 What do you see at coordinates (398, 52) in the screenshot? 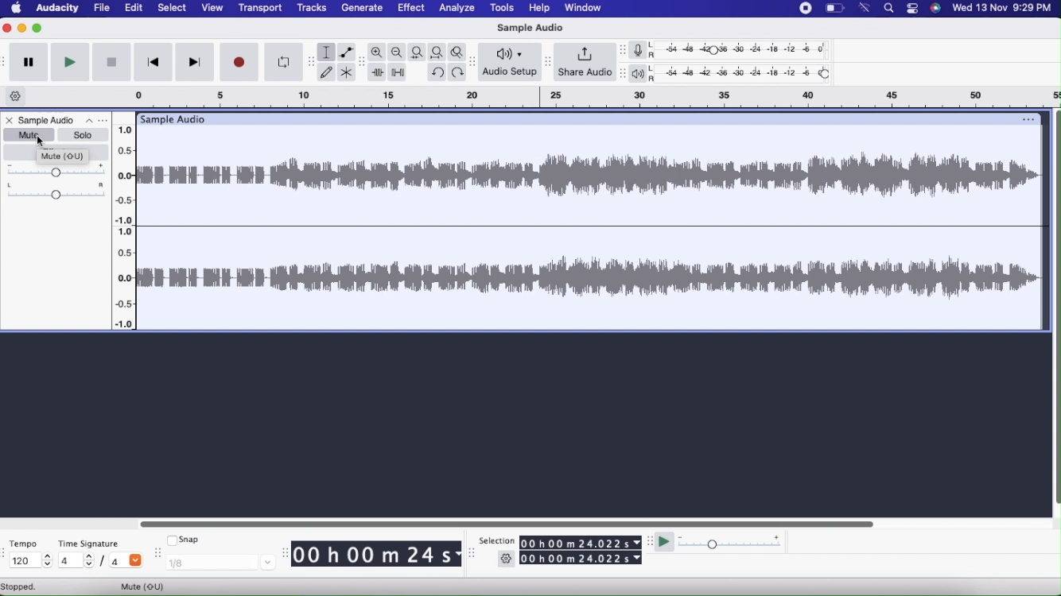
I see `Zoom out` at bounding box center [398, 52].